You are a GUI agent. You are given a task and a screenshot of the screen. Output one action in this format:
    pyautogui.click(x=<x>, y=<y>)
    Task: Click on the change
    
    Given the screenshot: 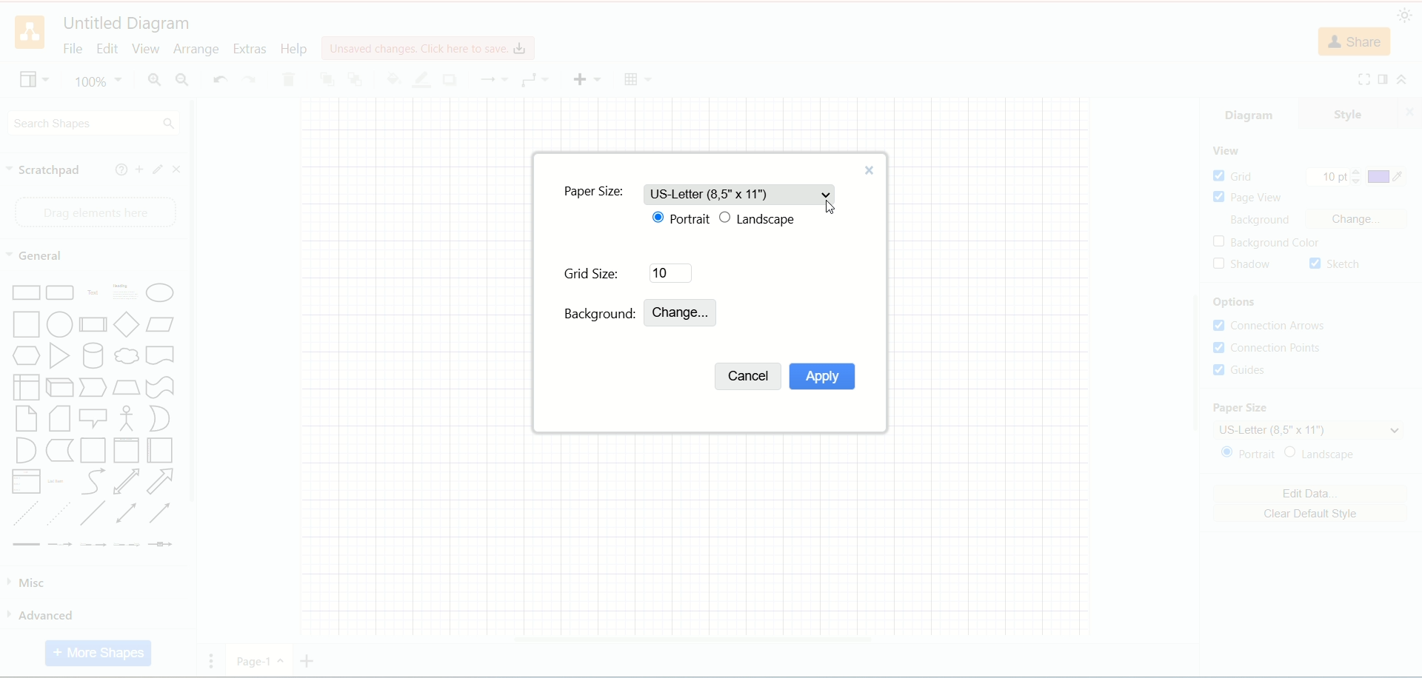 What is the action you would take?
    pyautogui.click(x=683, y=312)
    